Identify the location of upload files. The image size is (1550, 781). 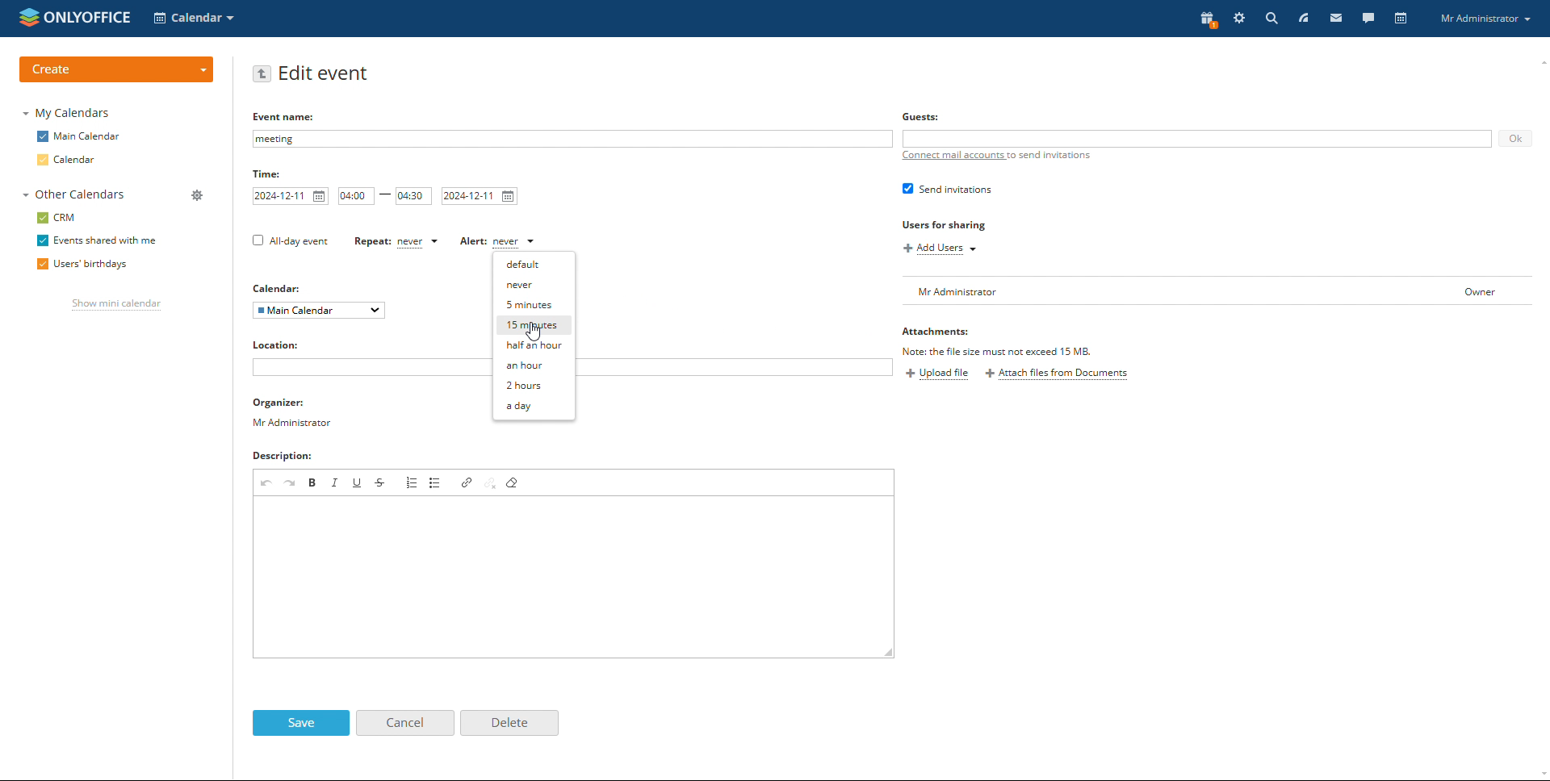
(937, 374).